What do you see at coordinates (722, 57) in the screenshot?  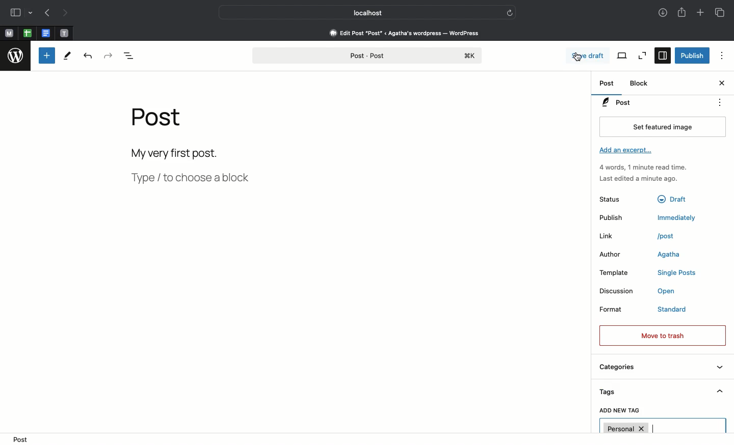 I see `Options` at bounding box center [722, 57].